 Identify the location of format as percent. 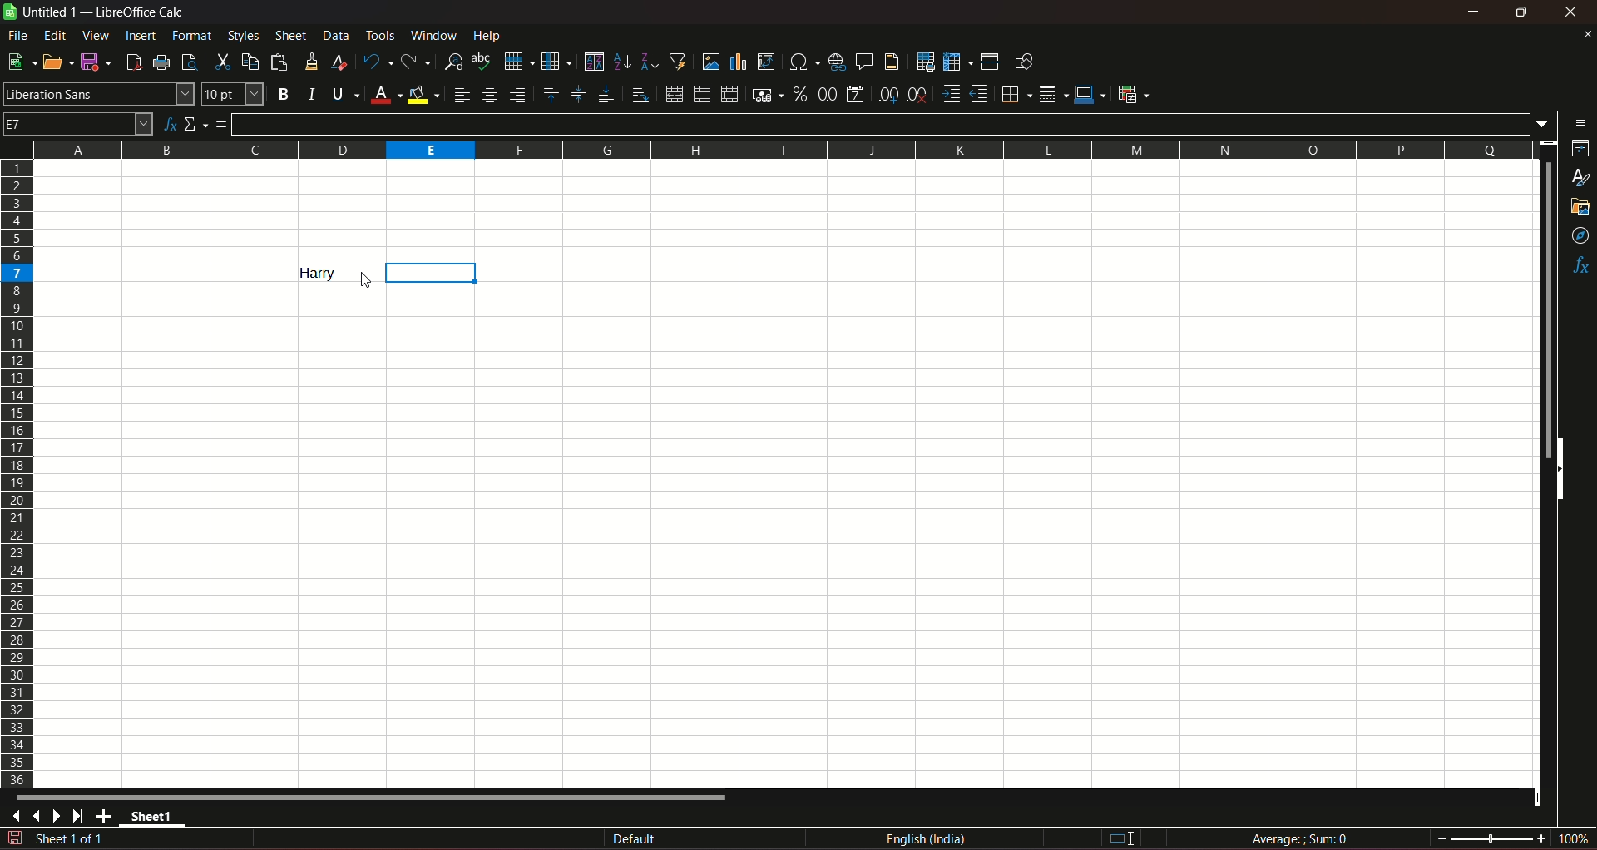
(799, 93).